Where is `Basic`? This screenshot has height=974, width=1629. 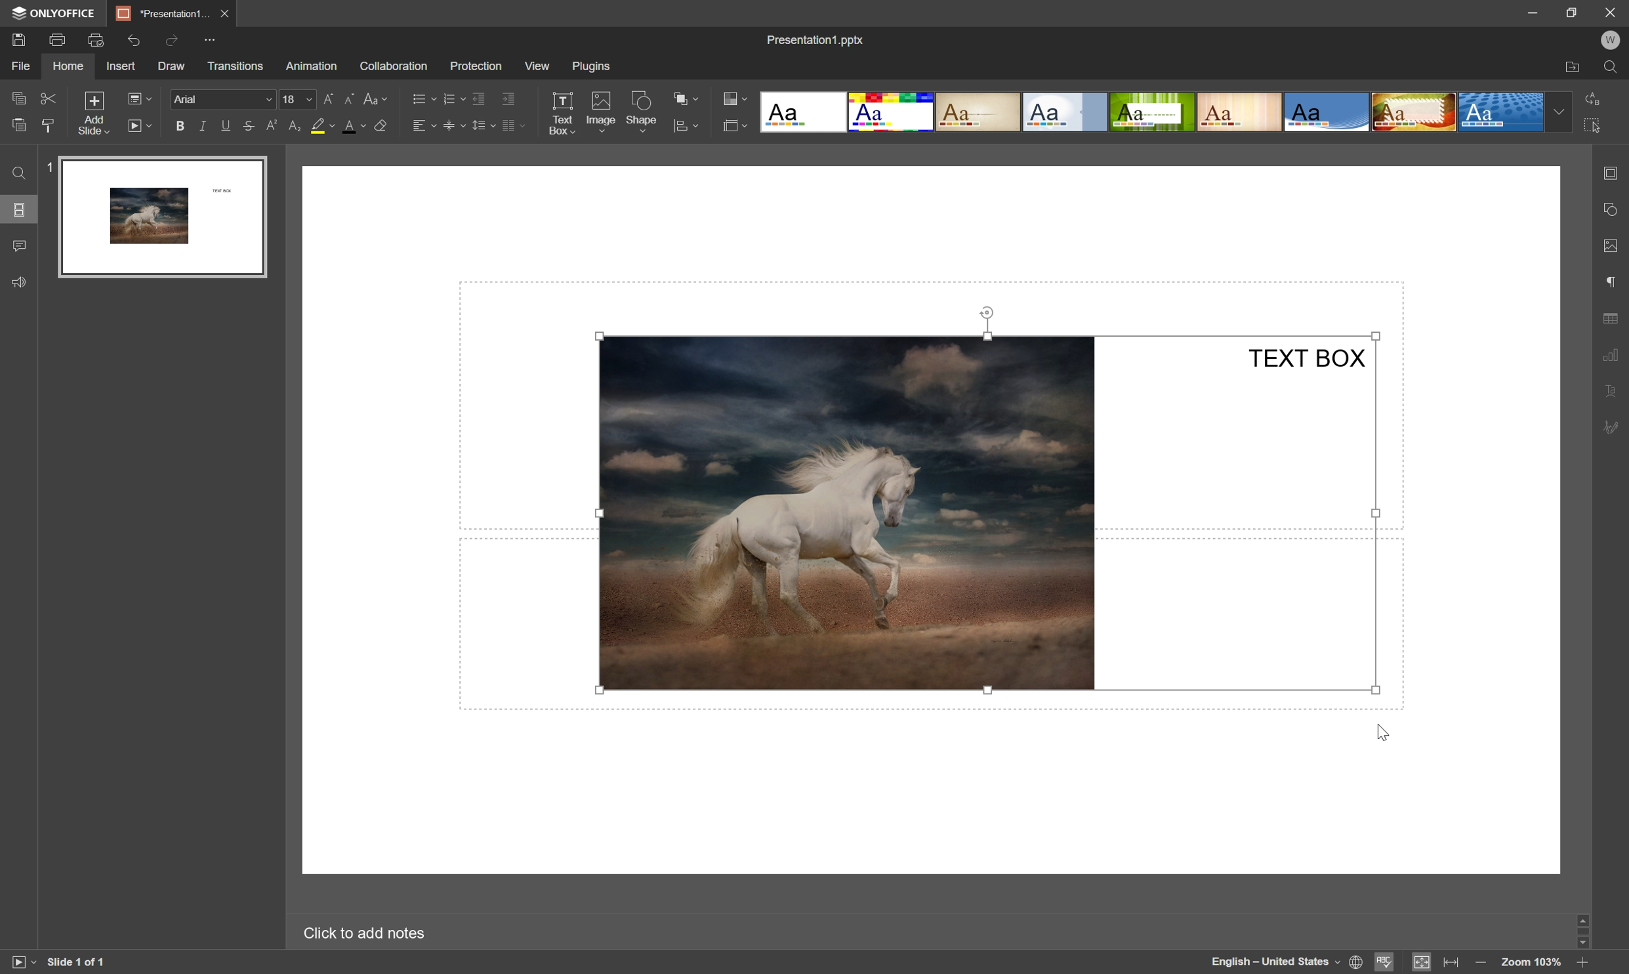
Basic is located at coordinates (892, 112).